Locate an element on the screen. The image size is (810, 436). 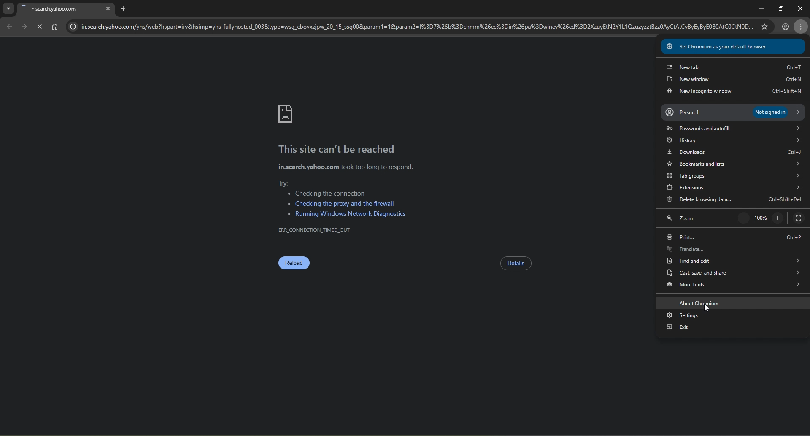
Stop Reload is located at coordinates (39, 26).